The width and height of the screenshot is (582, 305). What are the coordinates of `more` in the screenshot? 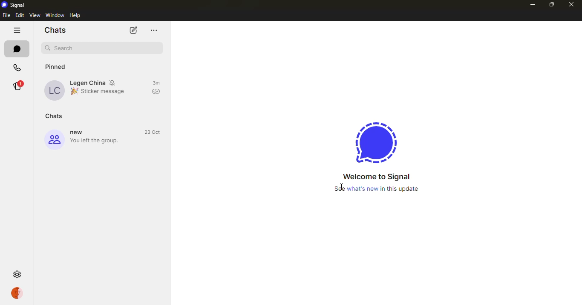 It's located at (156, 30).